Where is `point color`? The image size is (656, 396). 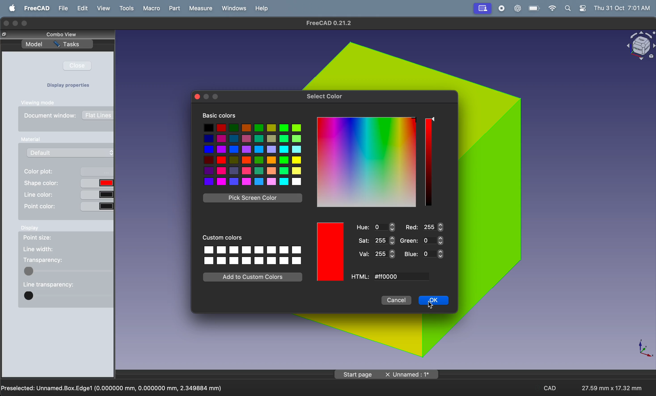
point color is located at coordinates (68, 206).